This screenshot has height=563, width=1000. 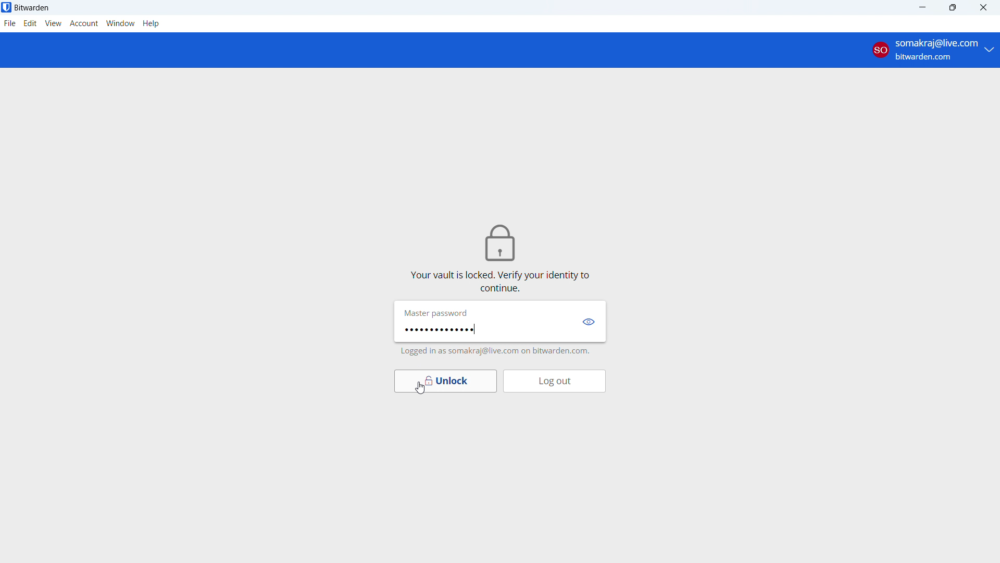 I want to click on account, so click(x=933, y=50).